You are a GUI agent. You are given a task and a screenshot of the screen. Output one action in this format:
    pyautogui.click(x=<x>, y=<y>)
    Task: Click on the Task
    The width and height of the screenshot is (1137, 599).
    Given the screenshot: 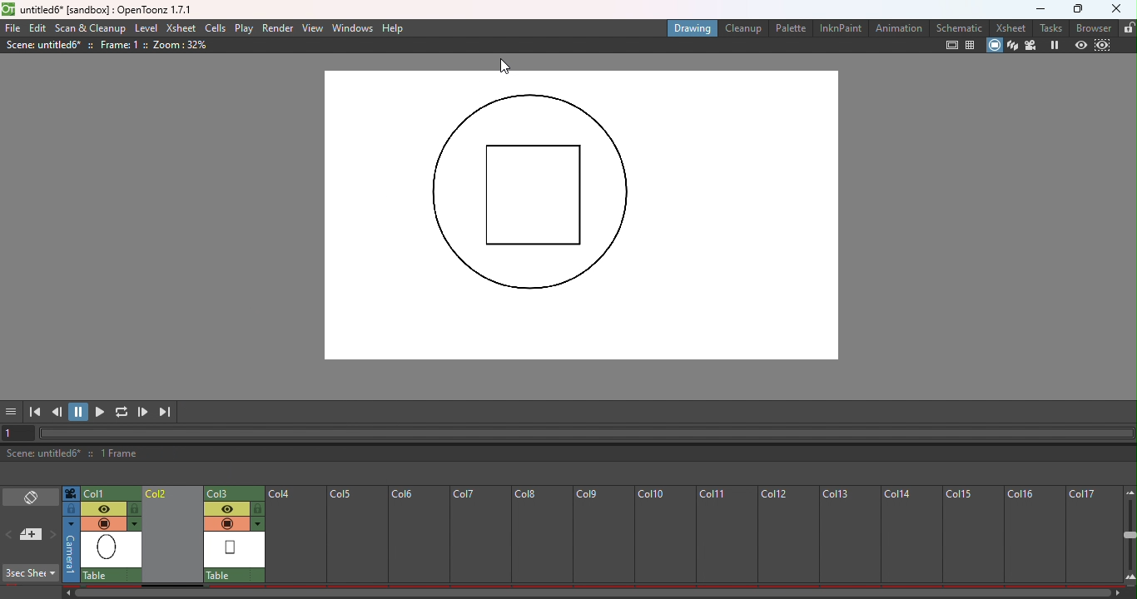 What is the action you would take?
    pyautogui.click(x=1050, y=27)
    